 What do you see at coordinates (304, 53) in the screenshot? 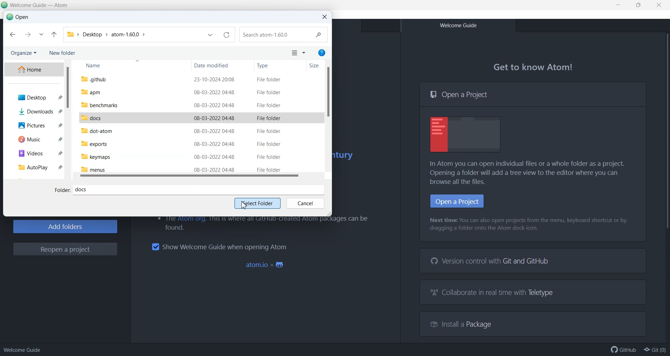
I see `More Options` at bounding box center [304, 53].